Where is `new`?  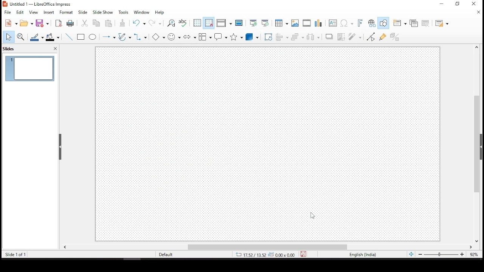 new is located at coordinates (9, 23).